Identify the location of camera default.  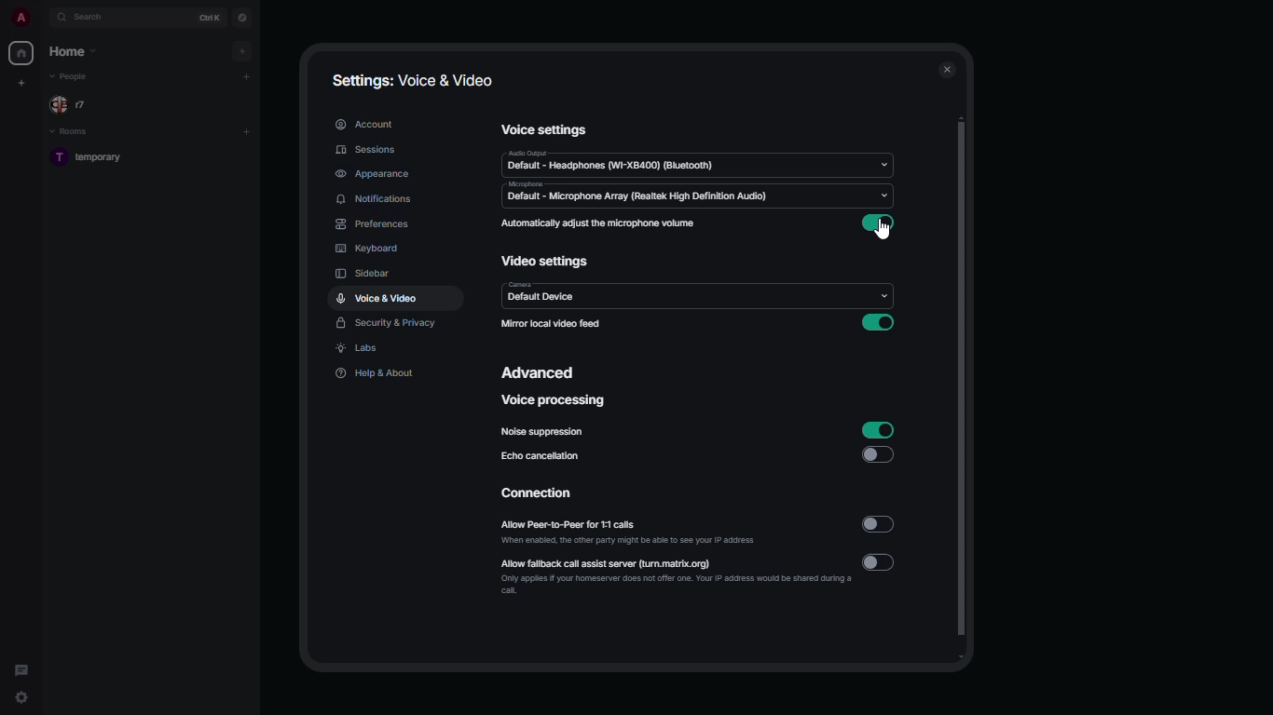
(543, 292).